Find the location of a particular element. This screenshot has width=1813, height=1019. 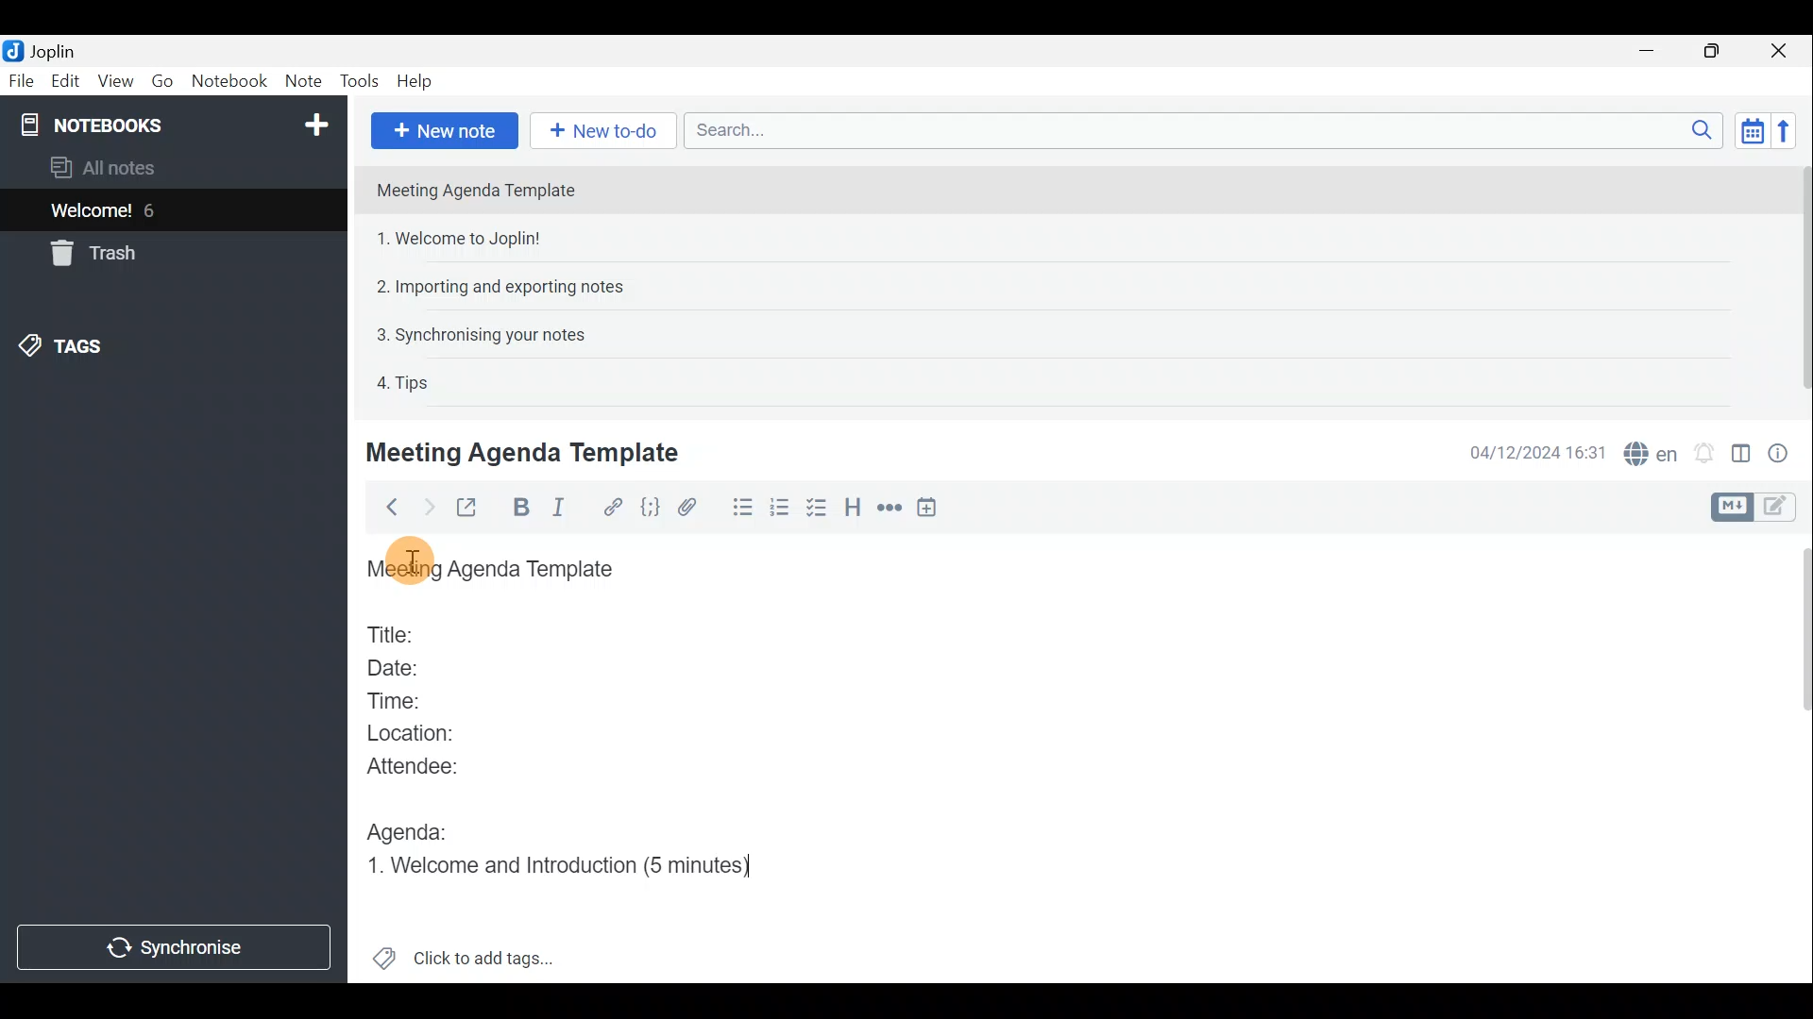

Toggle editors is located at coordinates (1729, 508).